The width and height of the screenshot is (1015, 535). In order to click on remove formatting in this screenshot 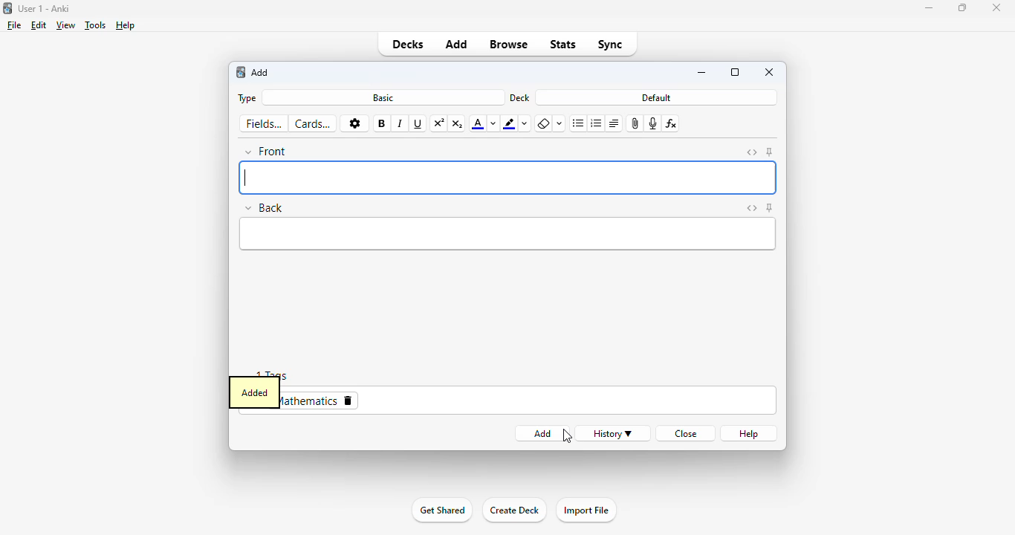, I will do `click(544, 124)`.